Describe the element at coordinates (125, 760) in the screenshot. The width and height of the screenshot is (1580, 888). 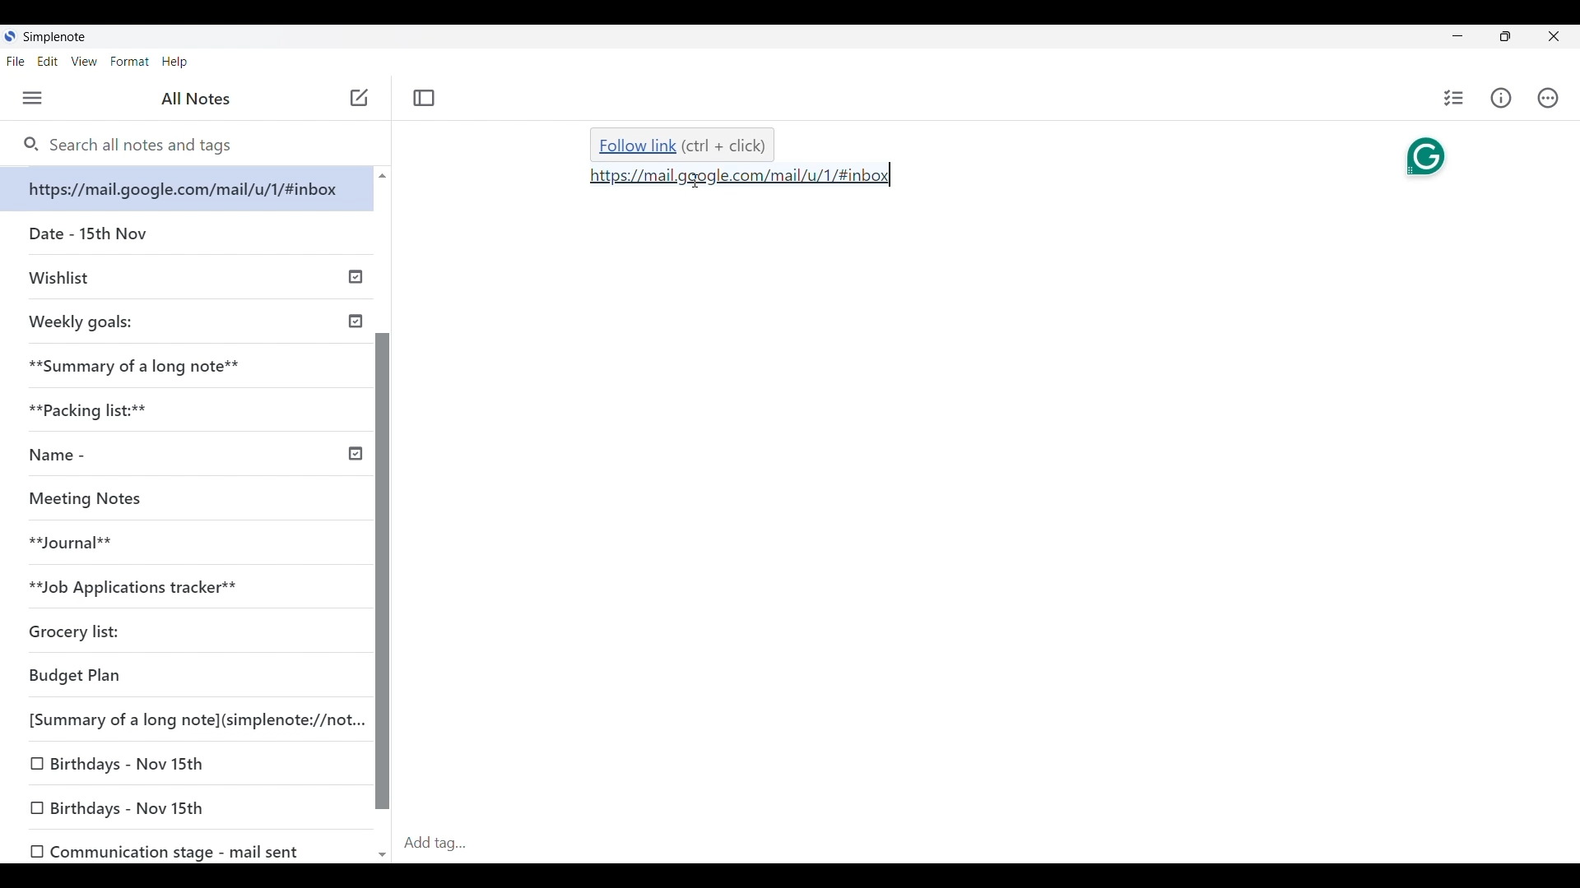
I see `O Birthdays - Nov 15th` at that location.